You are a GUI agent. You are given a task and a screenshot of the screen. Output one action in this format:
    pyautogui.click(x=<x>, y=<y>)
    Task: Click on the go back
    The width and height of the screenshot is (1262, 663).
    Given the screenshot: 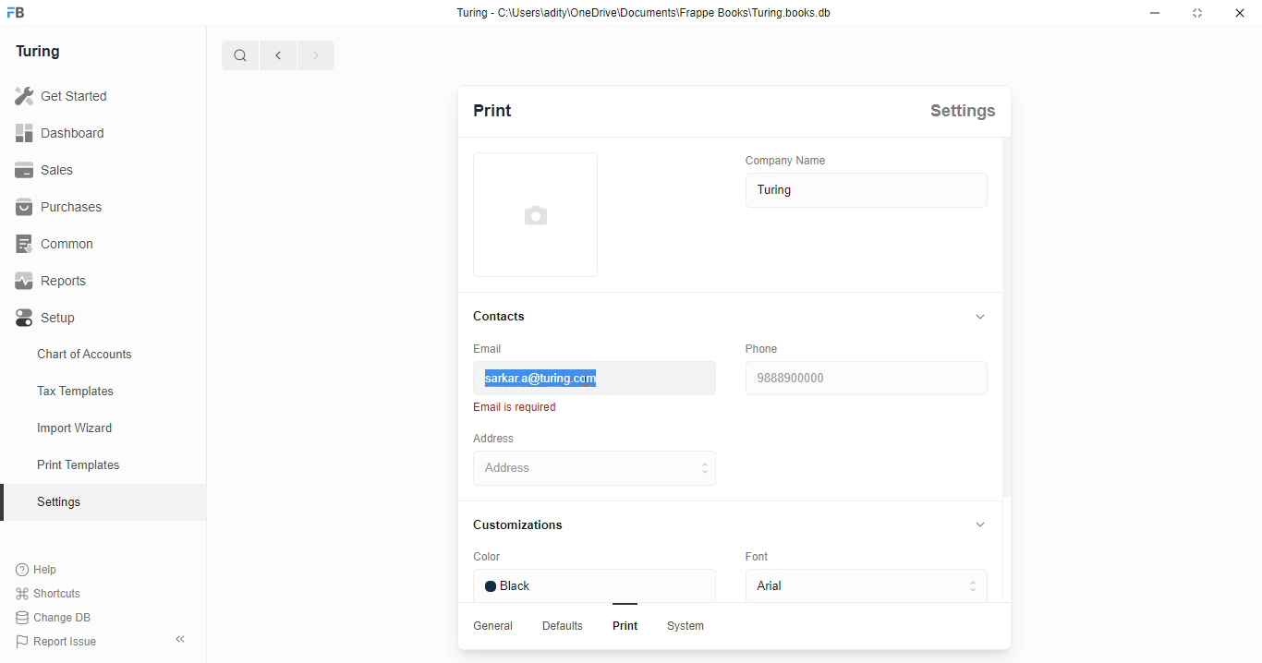 What is the action you would take?
    pyautogui.click(x=278, y=54)
    